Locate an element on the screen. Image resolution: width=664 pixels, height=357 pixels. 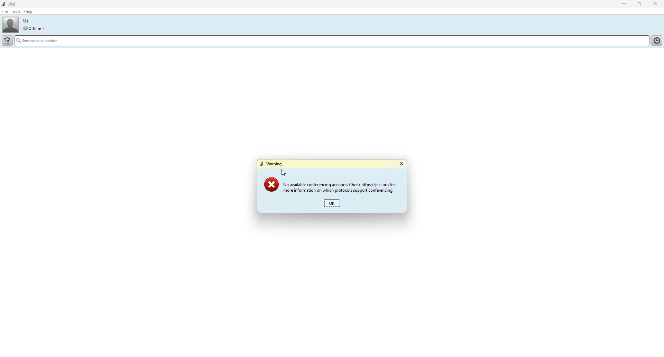
profile is located at coordinates (9, 25).